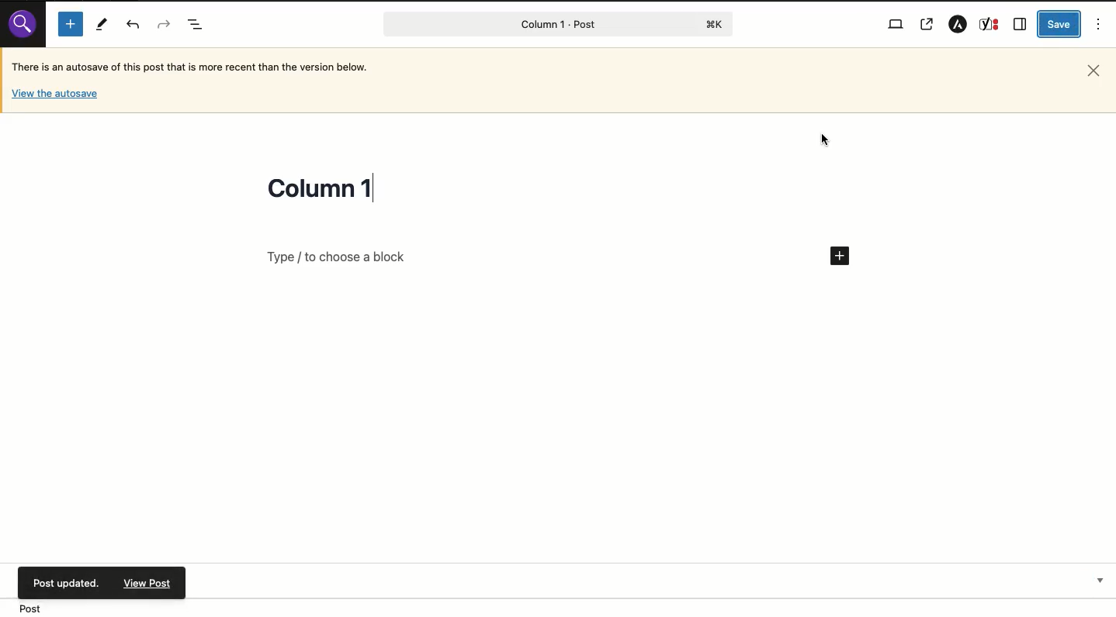  I want to click on Autosave, so click(209, 66).